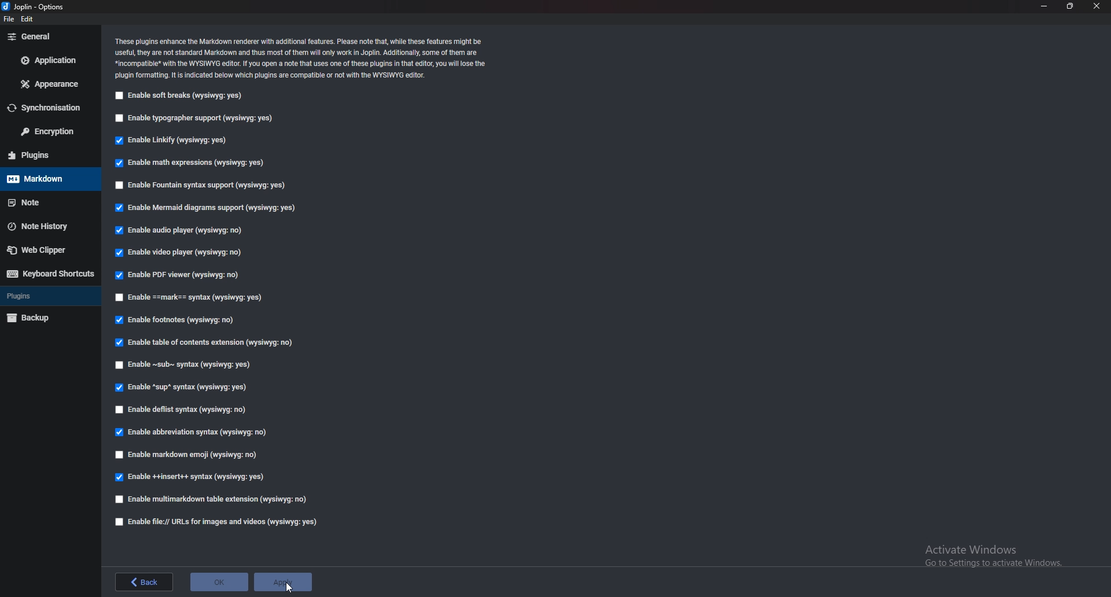 The width and height of the screenshot is (1111, 597). I want to click on ‘These plugins enhance the Markdown renderer with additional features. Please note that, while these features might be
‘useful, they are not standard Markdown and thus most of them will only work in Joplin. Additionally, some of them are
*incompatible* with the WYSIWYG editor. If You open a note that uses one of these plugins in that editor, you wil lose the
‘plugin formatting. It is indicated below which plugins are compatible or not with the WYSIWYG editor., so click(307, 57).